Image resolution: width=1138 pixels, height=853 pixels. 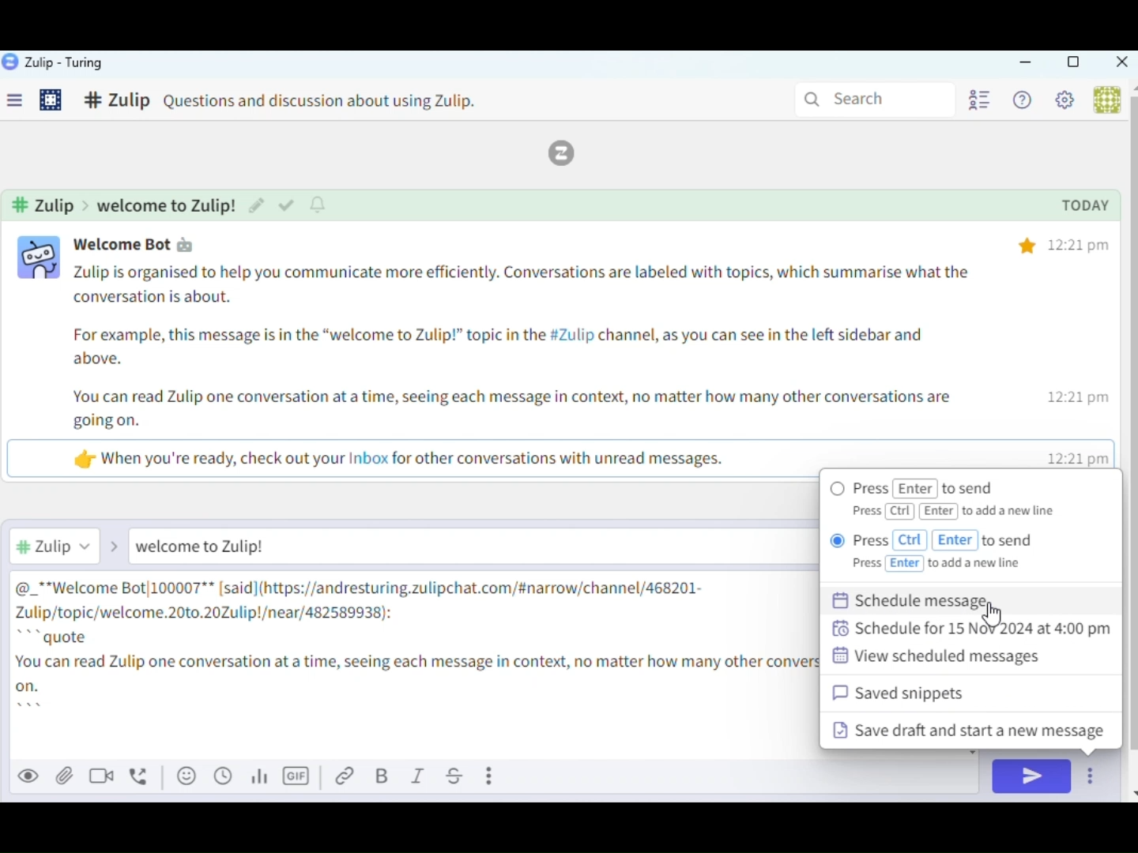 I want to click on Save draft and start a new message, so click(x=962, y=731).